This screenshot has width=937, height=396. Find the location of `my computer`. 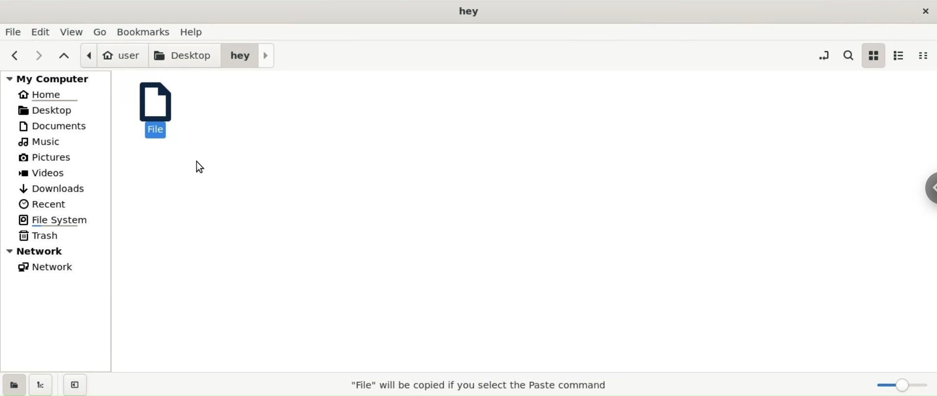

my computer is located at coordinates (56, 79).